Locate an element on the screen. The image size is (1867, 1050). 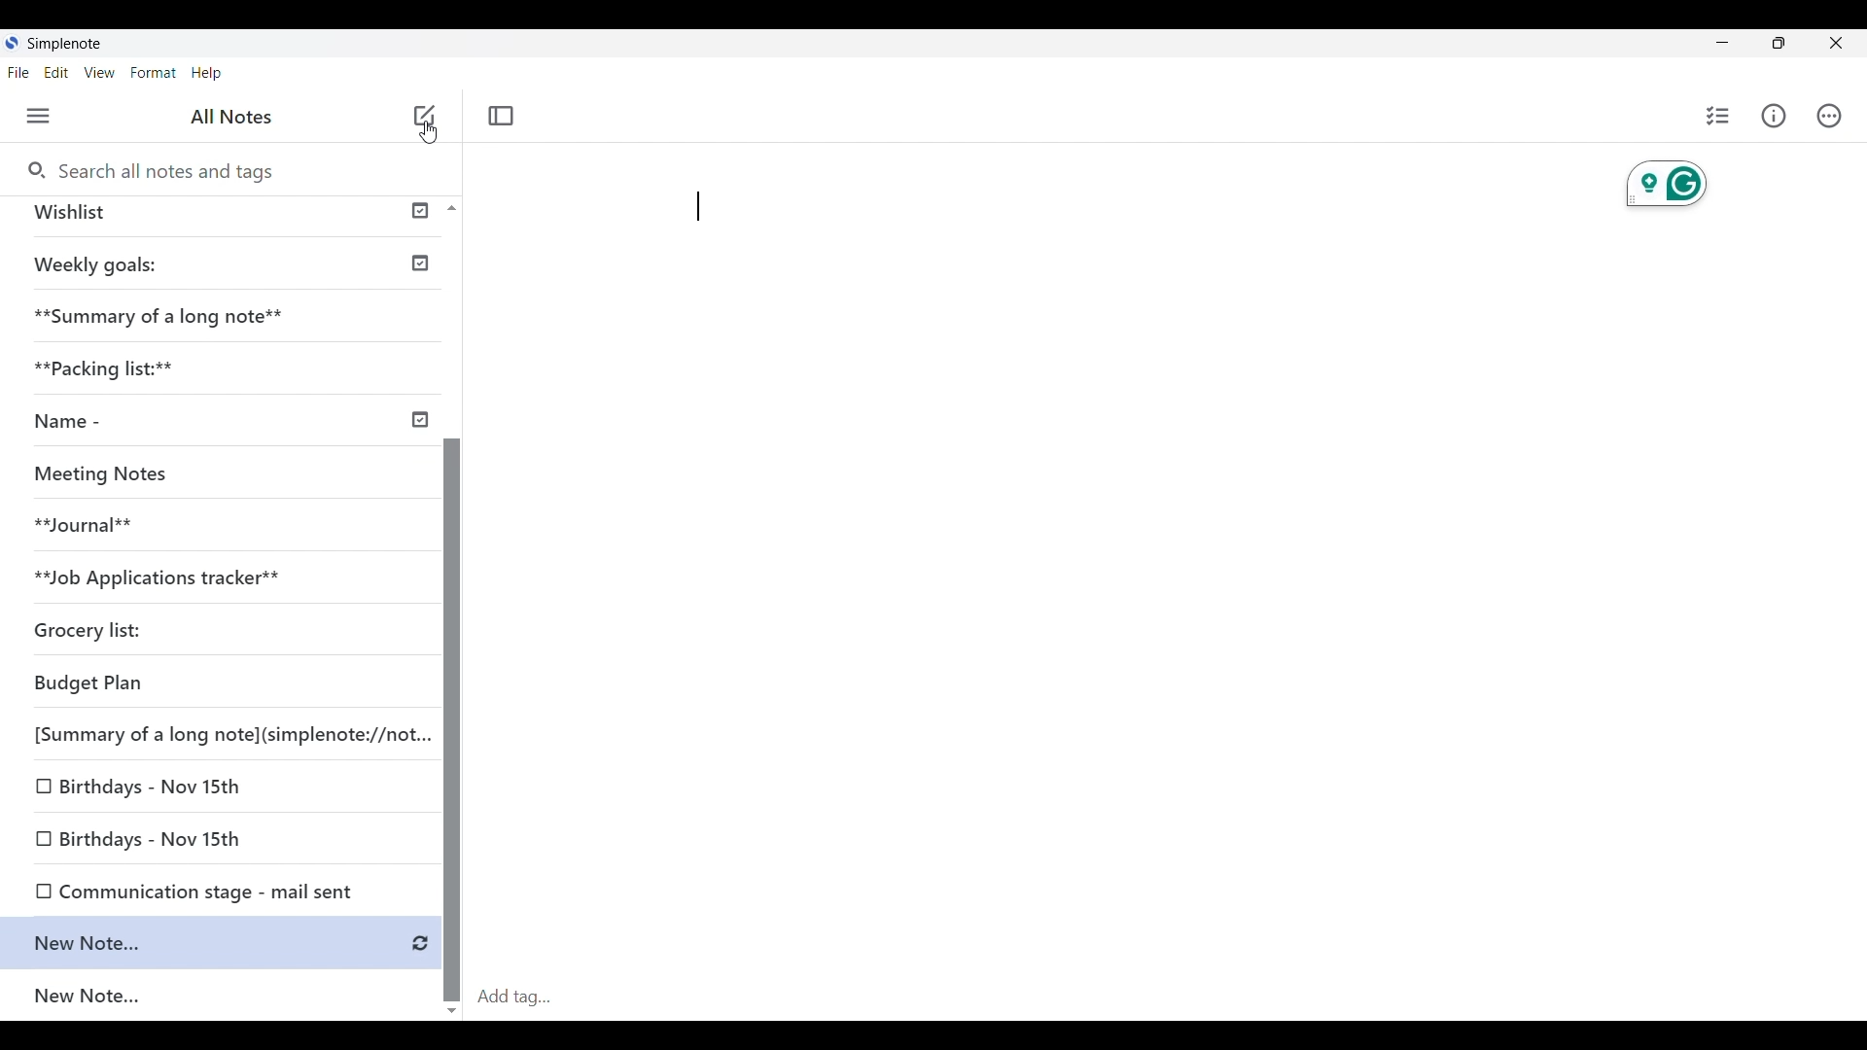
Budget Plan is located at coordinates (88, 681).